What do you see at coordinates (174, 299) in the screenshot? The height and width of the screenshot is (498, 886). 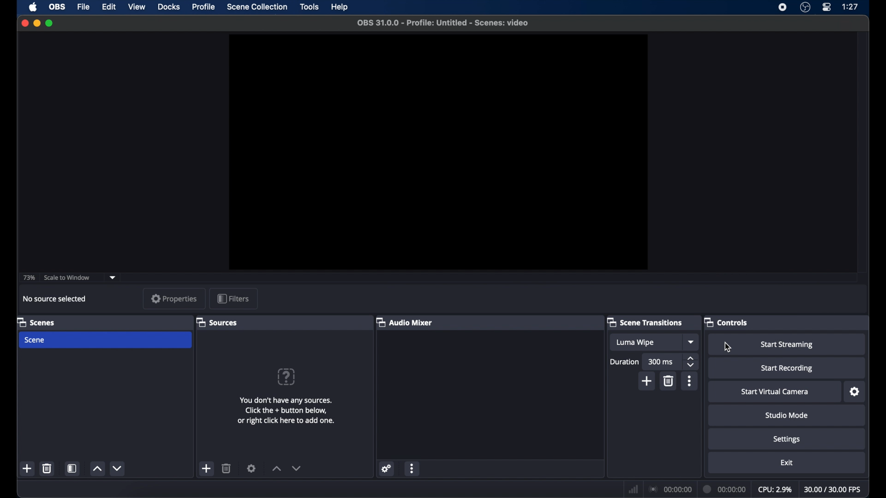 I see `properties` at bounding box center [174, 299].